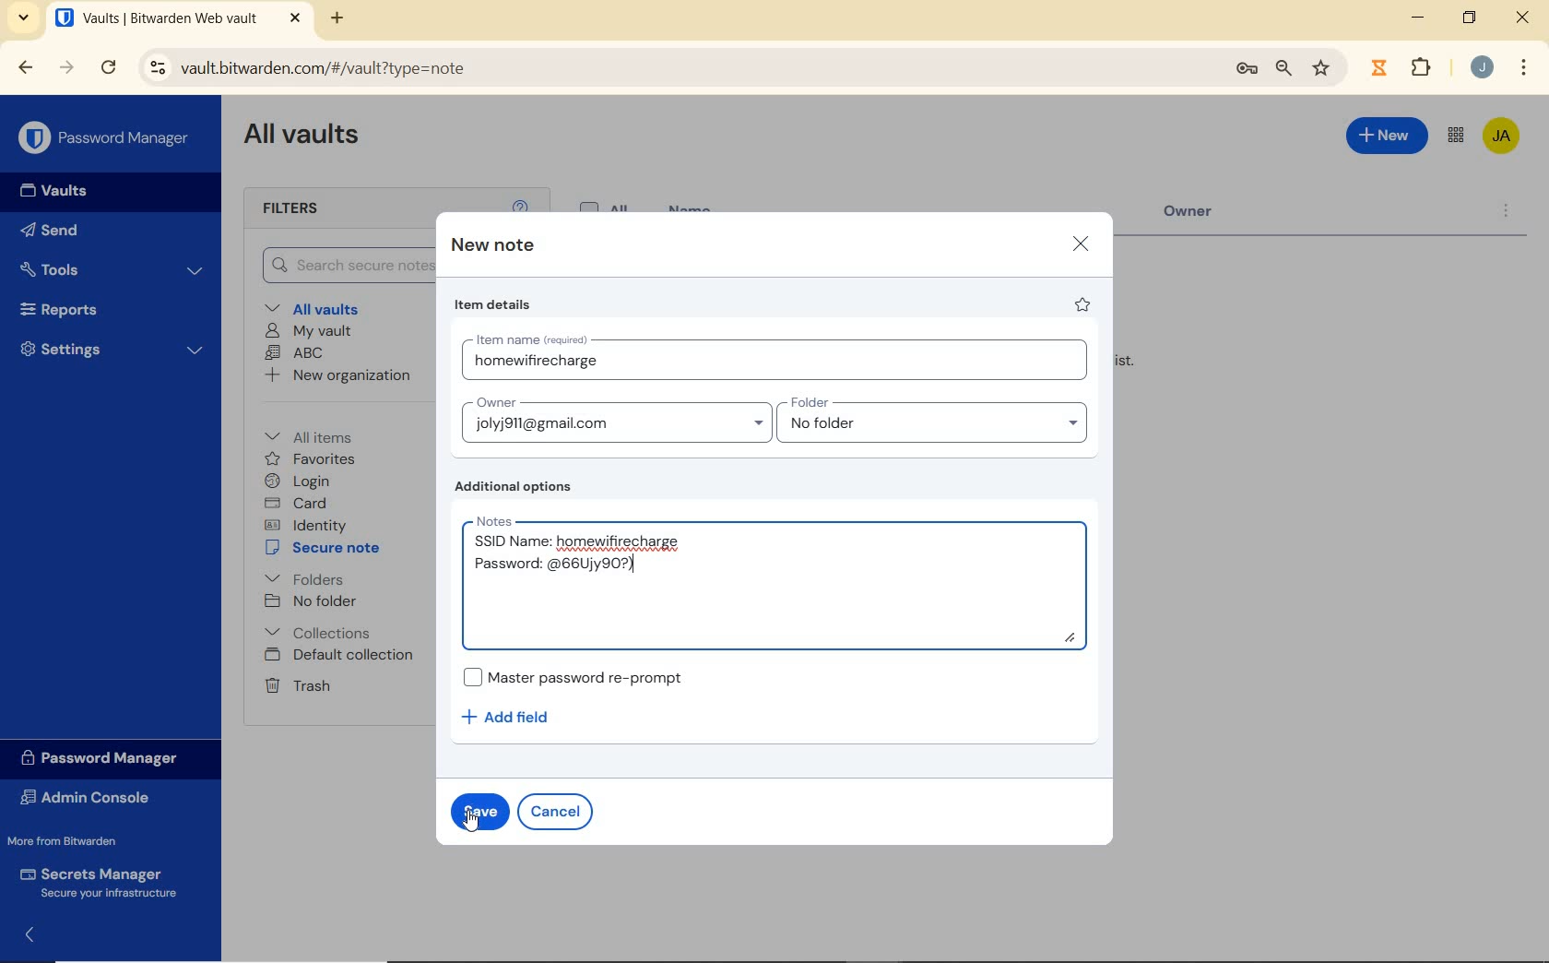 Image resolution: width=1549 pixels, height=963 pixels. What do you see at coordinates (312, 209) in the screenshot?
I see `Filters` at bounding box center [312, 209].